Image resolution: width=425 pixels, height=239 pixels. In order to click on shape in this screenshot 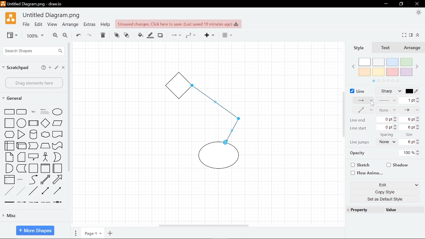, I will do `click(8, 123)`.